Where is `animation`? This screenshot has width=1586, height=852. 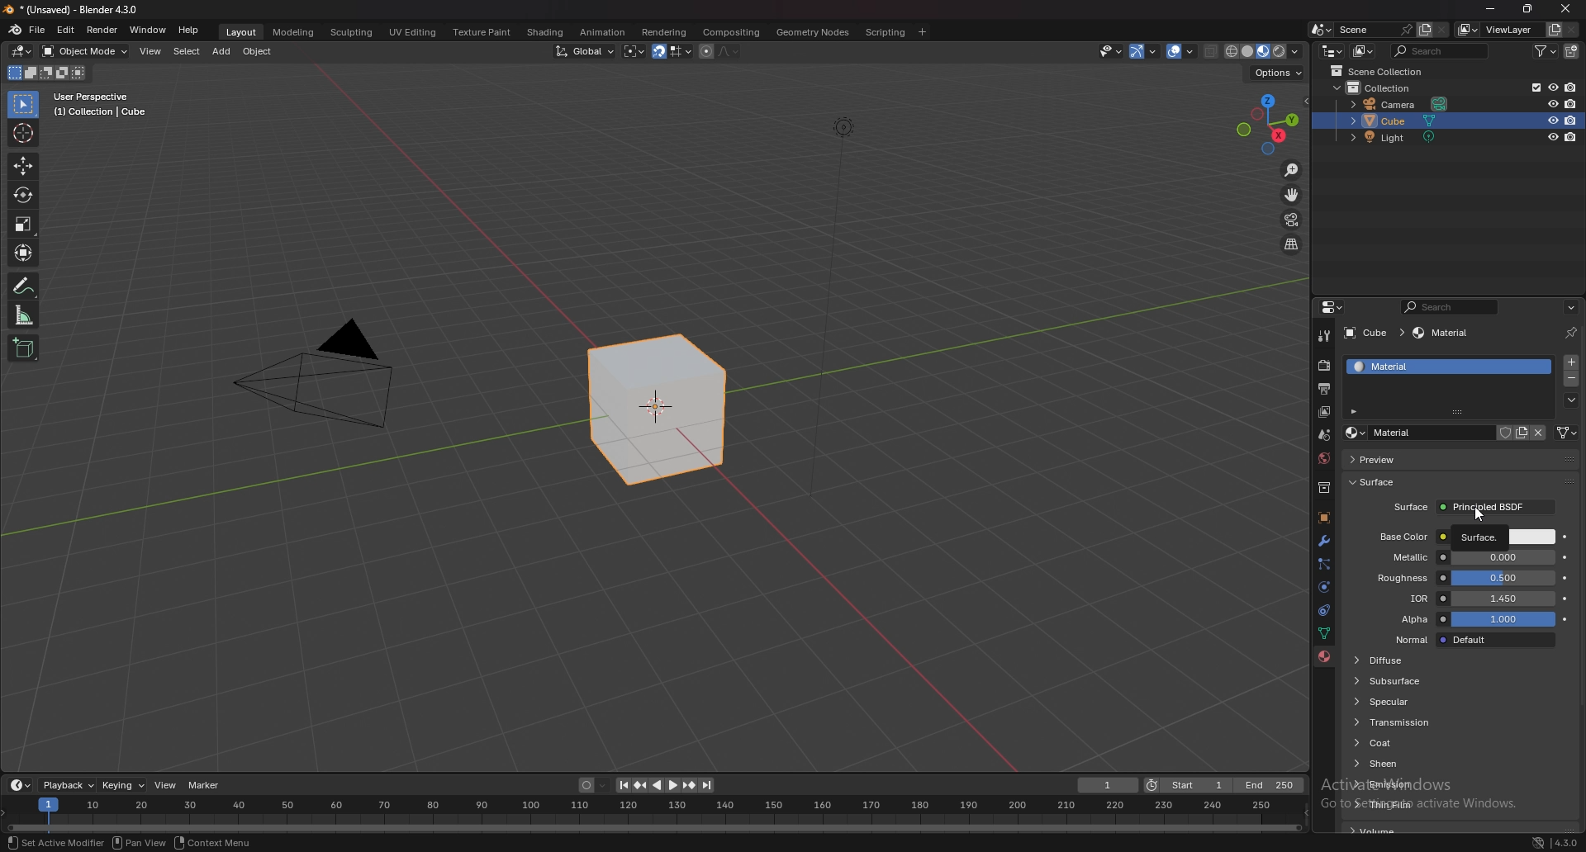 animation is located at coordinates (601, 32).